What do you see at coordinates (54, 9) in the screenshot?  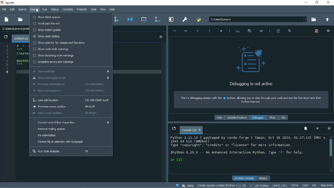 I see `Debug` at bounding box center [54, 9].